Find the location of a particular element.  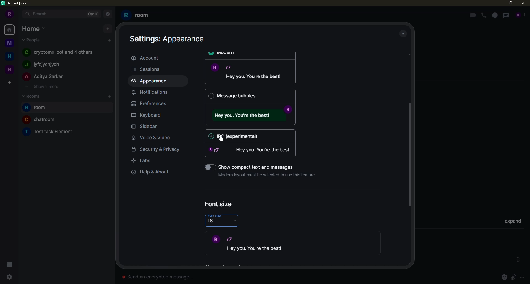

Modern layout must be selected to use this feature. is located at coordinates (267, 175).